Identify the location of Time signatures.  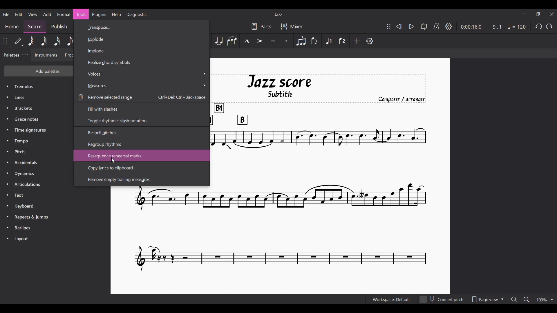
(37, 130).